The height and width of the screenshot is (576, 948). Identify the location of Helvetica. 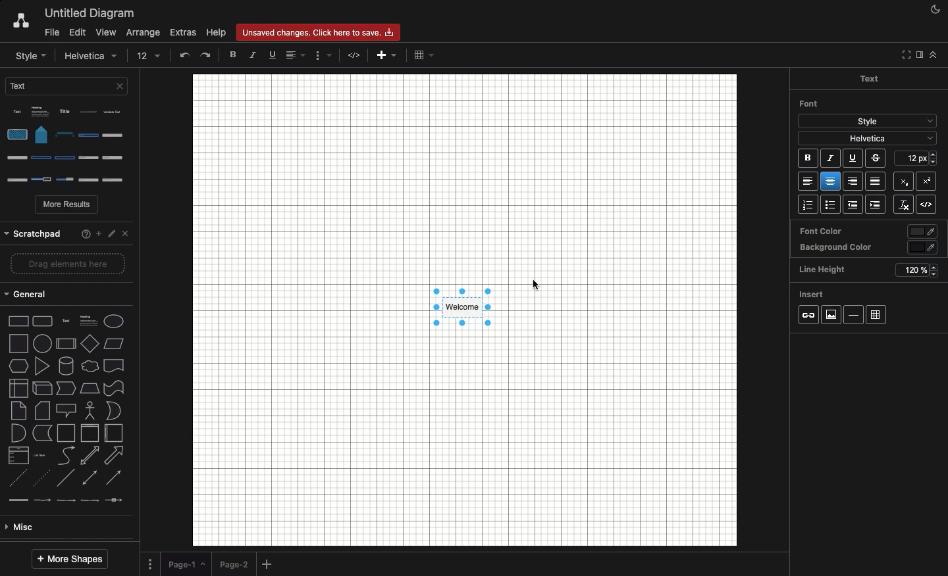
(868, 137).